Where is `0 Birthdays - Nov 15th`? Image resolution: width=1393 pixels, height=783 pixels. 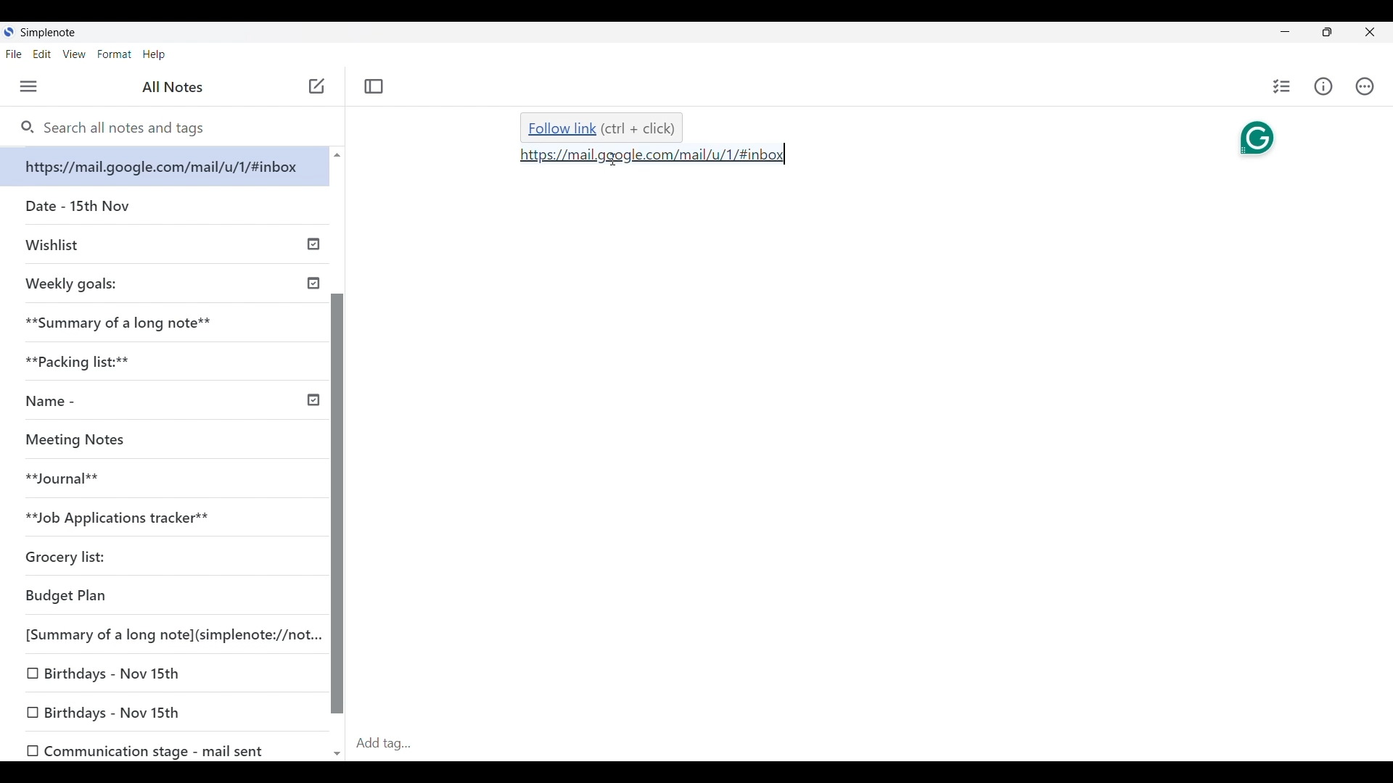
0 Birthdays - Nov 15th is located at coordinates (100, 710).